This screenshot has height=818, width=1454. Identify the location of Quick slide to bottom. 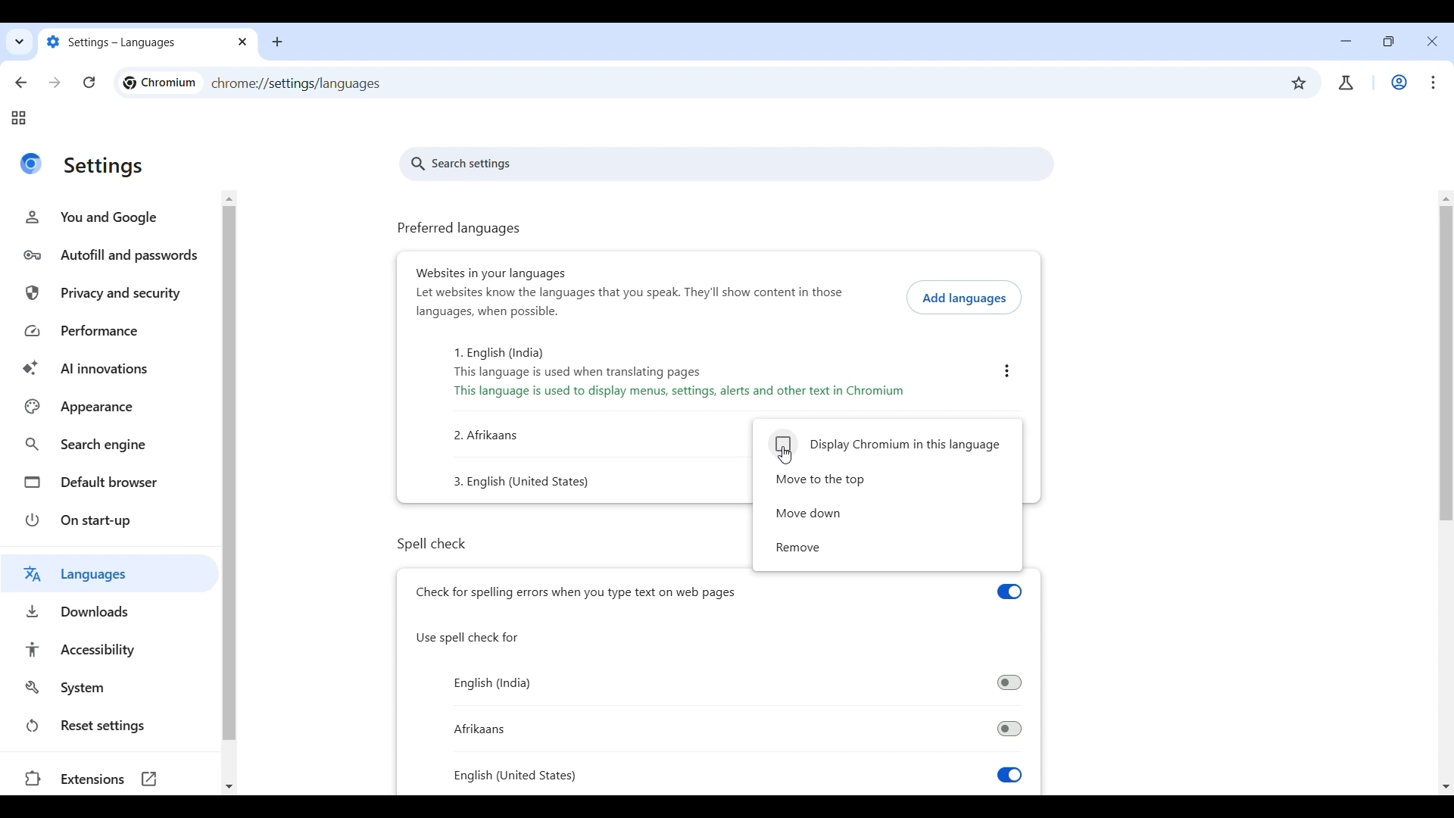
(229, 787).